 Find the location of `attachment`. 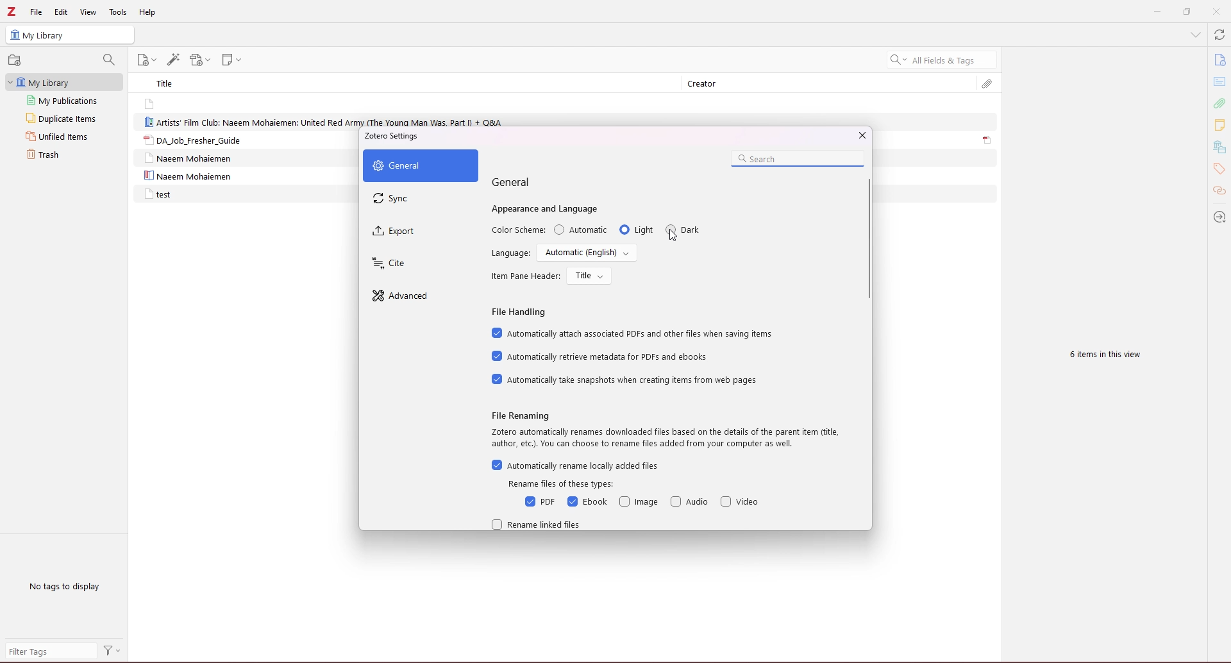

attachment is located at coordinates (987, 140).